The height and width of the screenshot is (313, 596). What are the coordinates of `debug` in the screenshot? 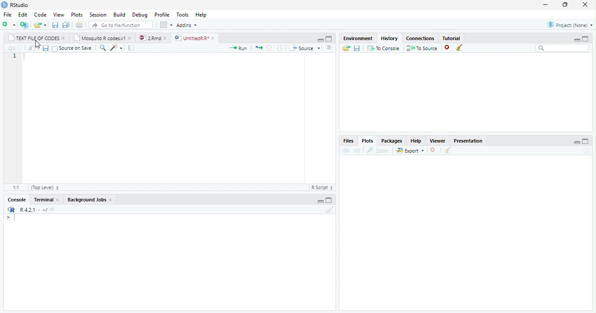 It's located at (140, 14).